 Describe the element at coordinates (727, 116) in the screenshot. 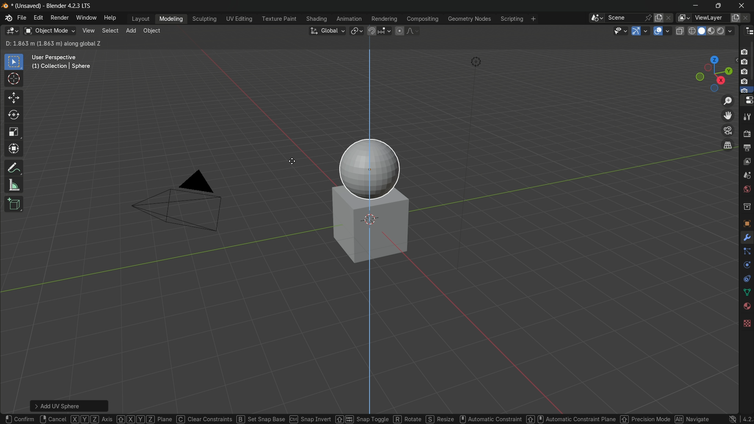

I see `move the view` at that location.